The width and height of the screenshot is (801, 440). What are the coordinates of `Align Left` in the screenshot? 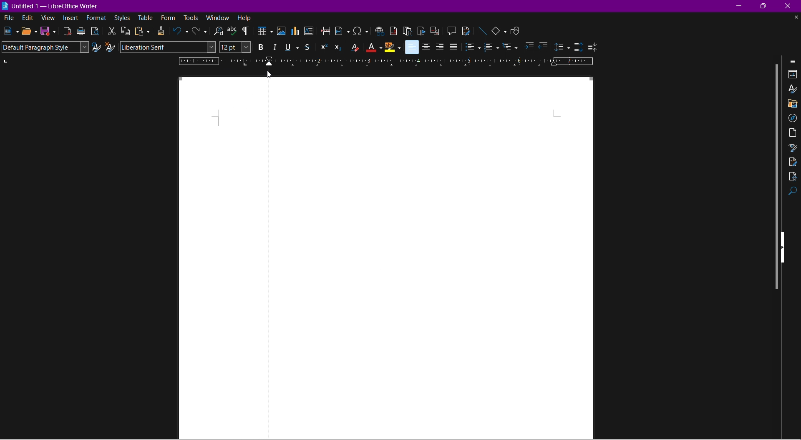 It's located at (411, 47).